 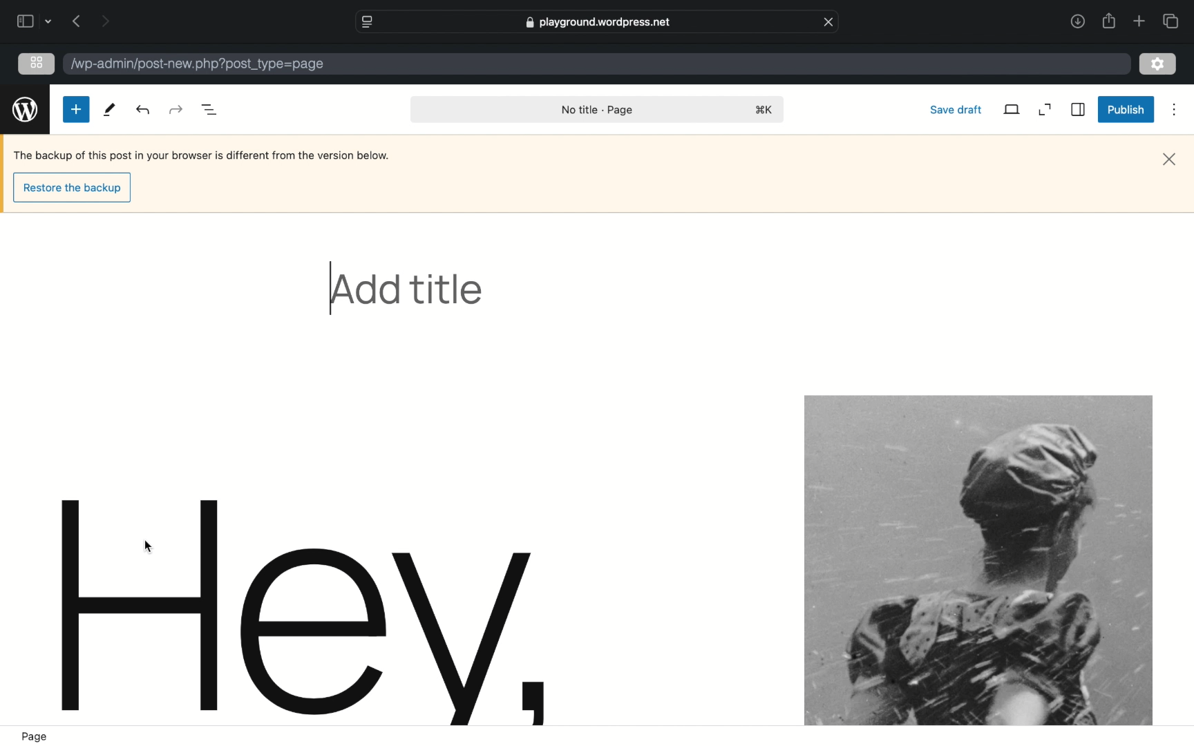 I want to click on tools, so click(x=109, y=111).